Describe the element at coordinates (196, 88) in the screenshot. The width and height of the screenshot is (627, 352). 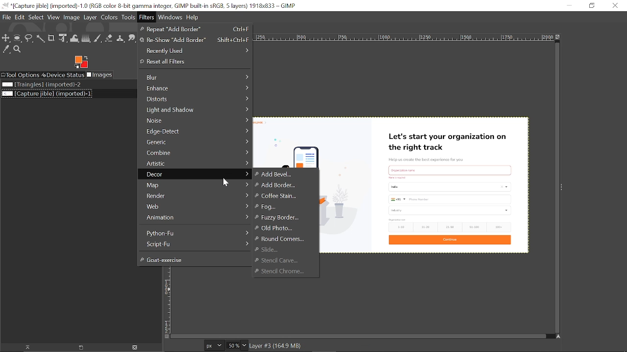
I see `Enhance` at that location.